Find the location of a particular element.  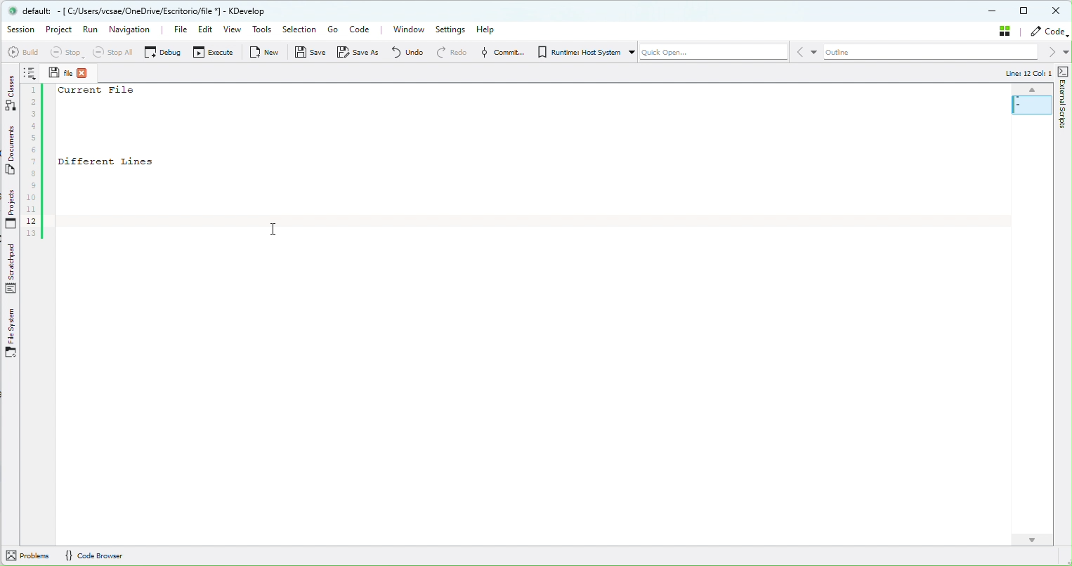

File is located at coordinates (71, 73).